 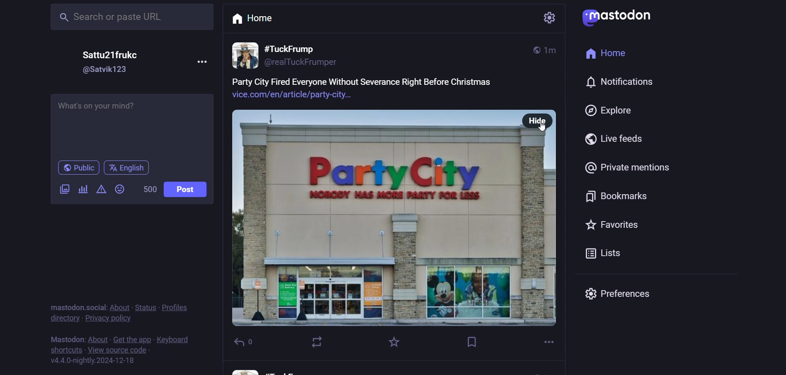 What do you see at coordinates (547, 19) in the screenshot?
I see `Setting` at bounding box center [547, 19].